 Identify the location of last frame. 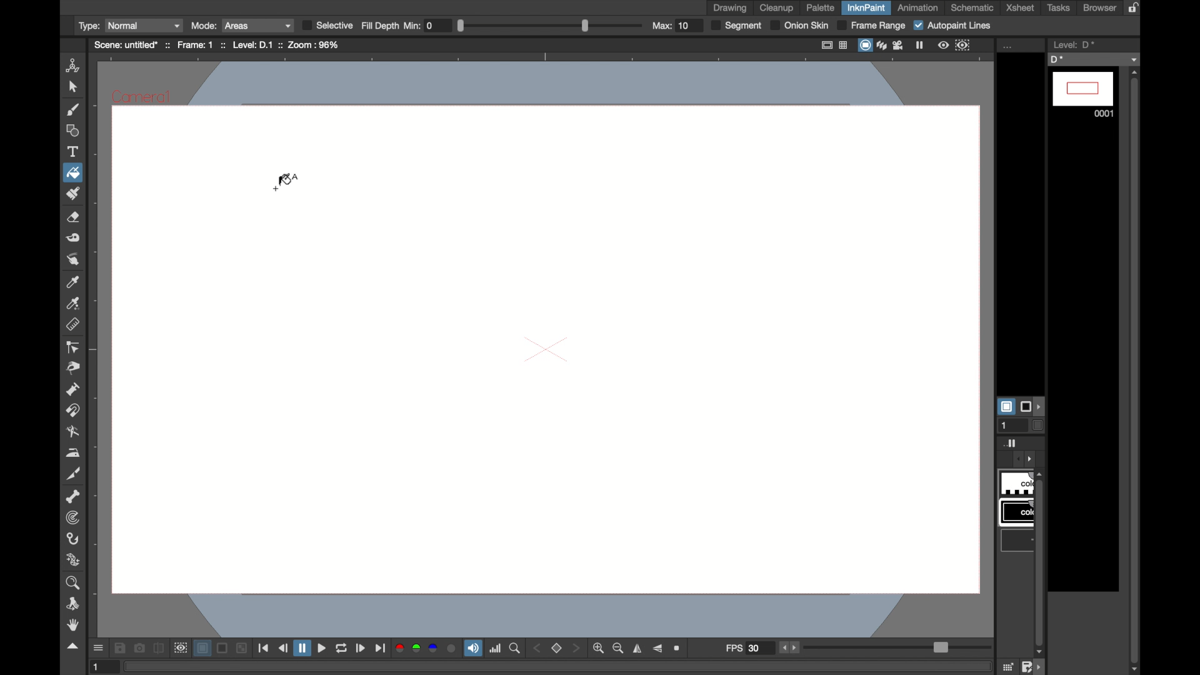
(380, 648).